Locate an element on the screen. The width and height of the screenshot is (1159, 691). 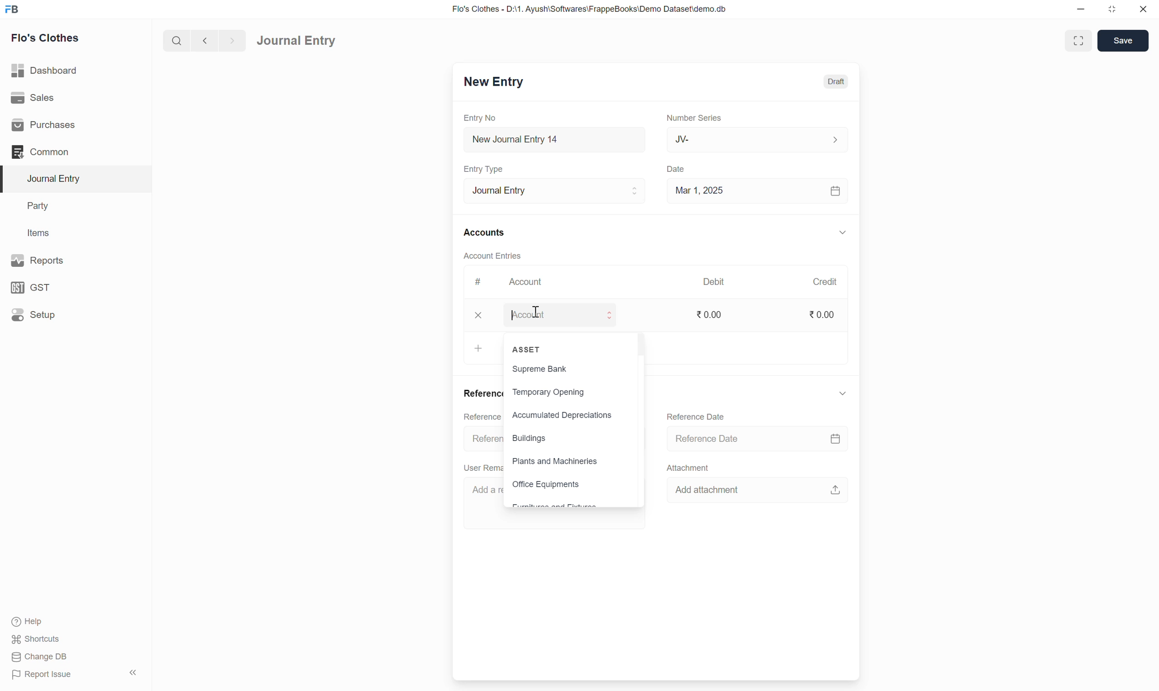
Number Series is located at coordinates (694, 117).